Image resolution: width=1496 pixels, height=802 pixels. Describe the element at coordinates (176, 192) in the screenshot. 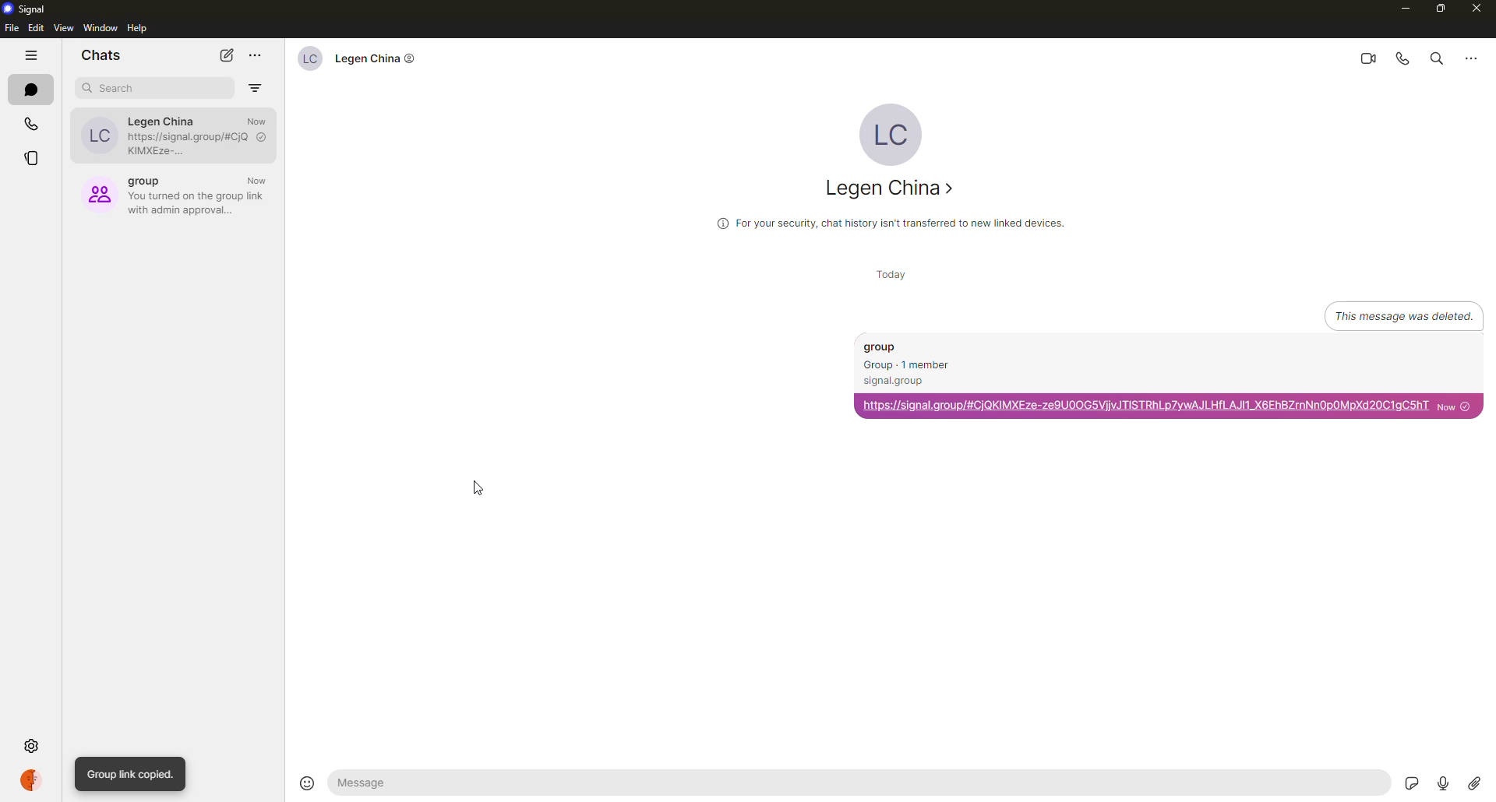

I see `group` at that location.